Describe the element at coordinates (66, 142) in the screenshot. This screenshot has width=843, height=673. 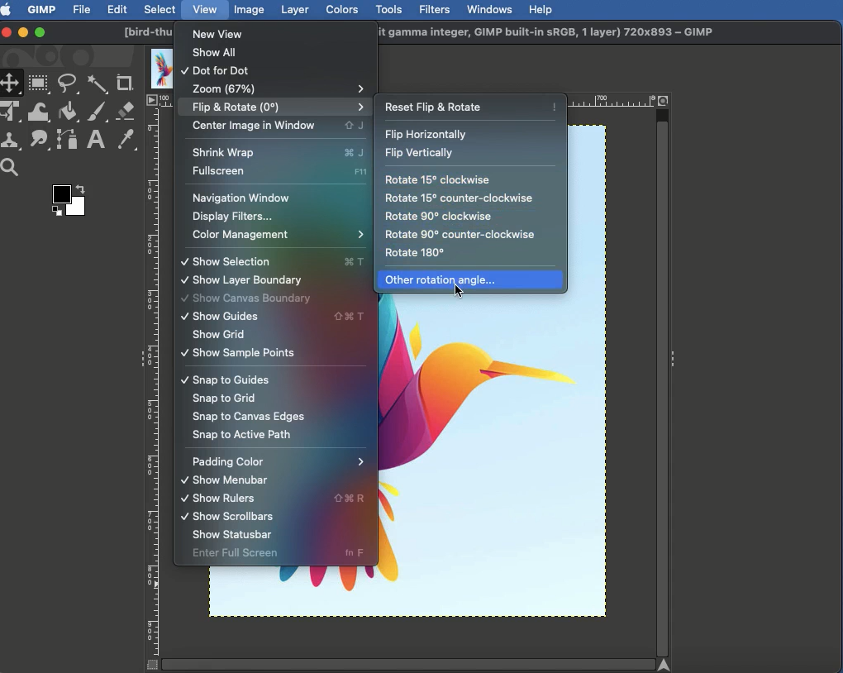
I see `Paths` at that location.